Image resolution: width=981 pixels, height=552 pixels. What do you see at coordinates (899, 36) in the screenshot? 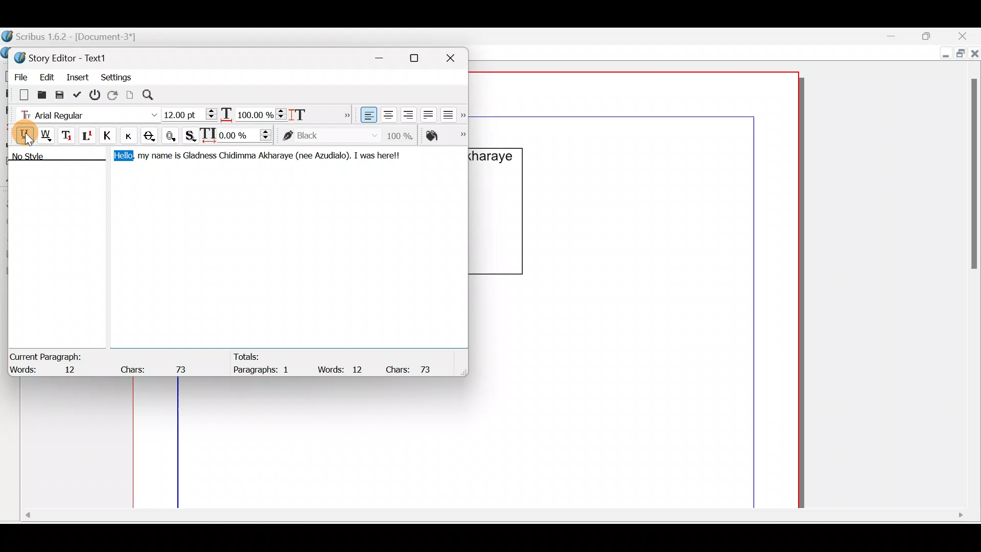
I see `Minimize` at bounding box center [899, 36].